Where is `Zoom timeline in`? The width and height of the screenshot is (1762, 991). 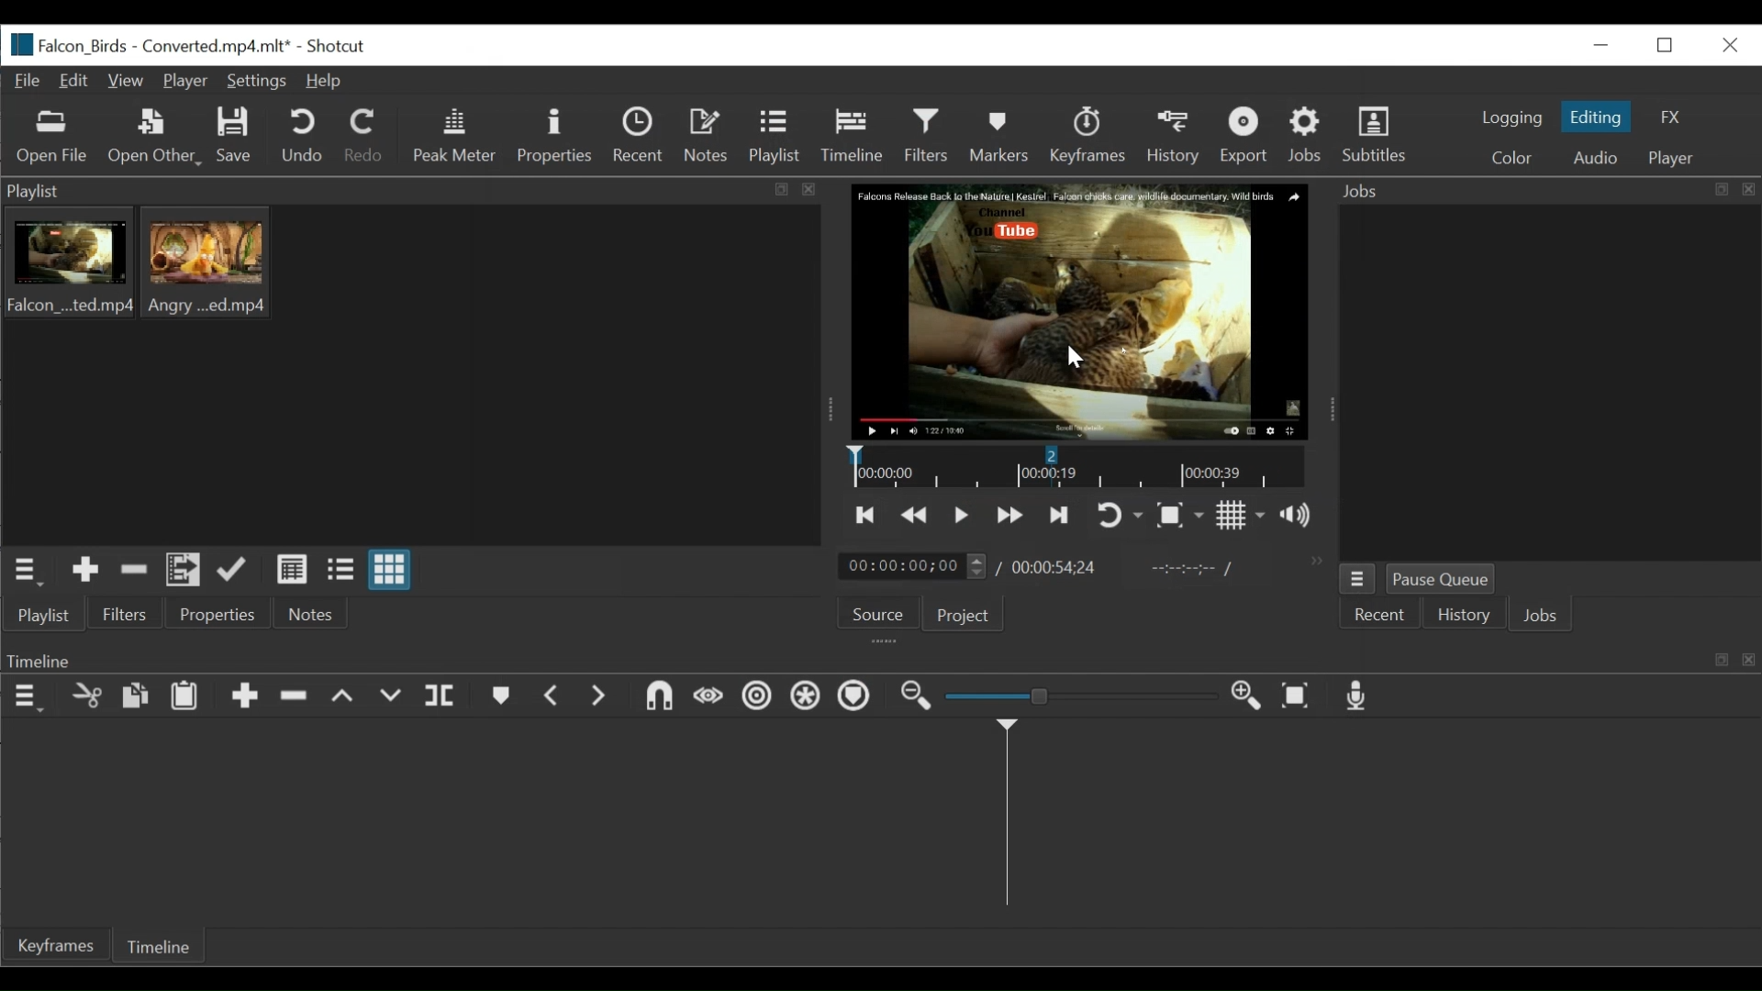 Zoom timeline in is located at coordinates (1243, 697).